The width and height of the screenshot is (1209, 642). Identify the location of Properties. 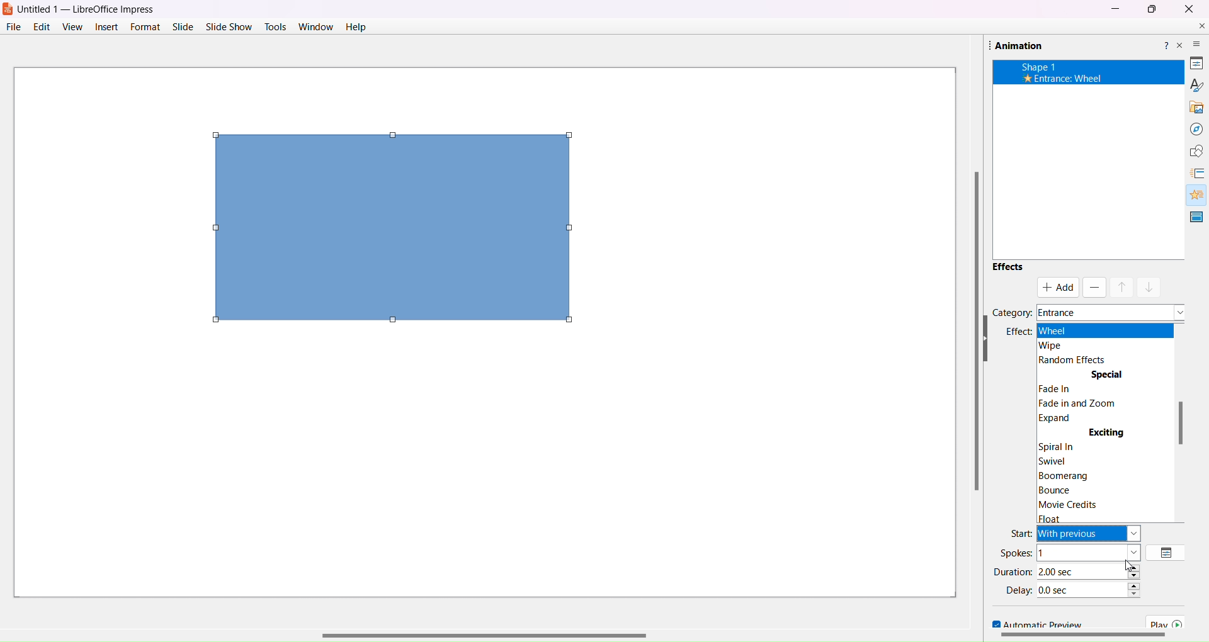
(1191, 61).